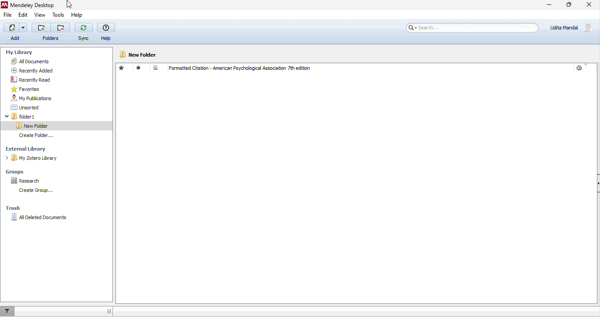 The height and width of the screenshot is (317, 600). I want to click on view, so click(40, 14).